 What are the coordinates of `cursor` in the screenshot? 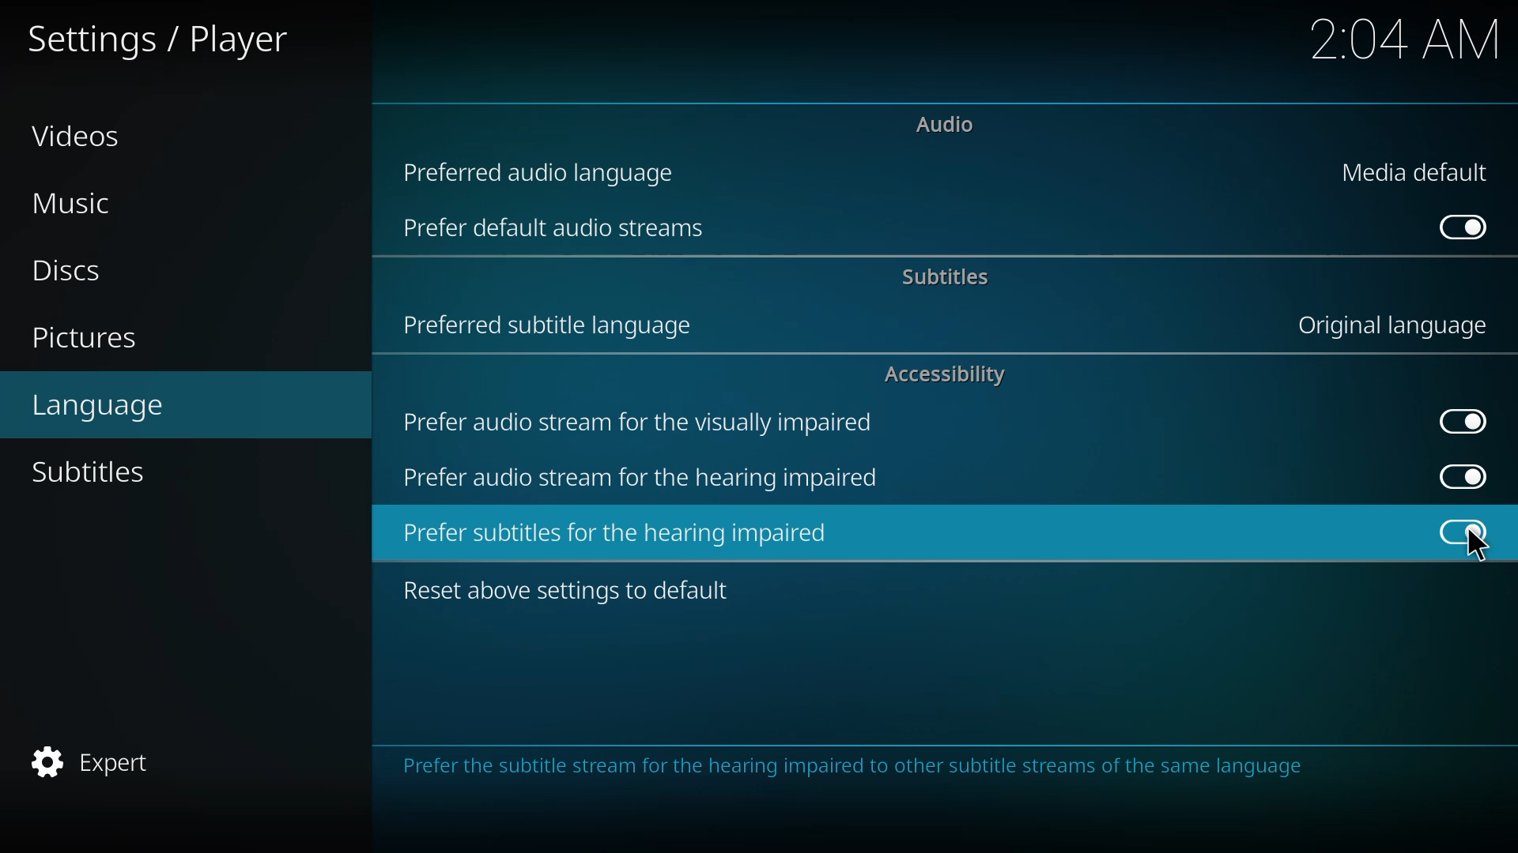 It's located at (1478, 545).